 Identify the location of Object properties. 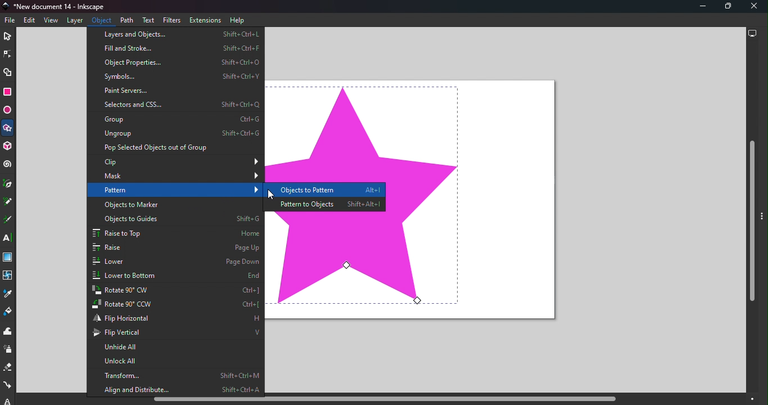
(183, 62).